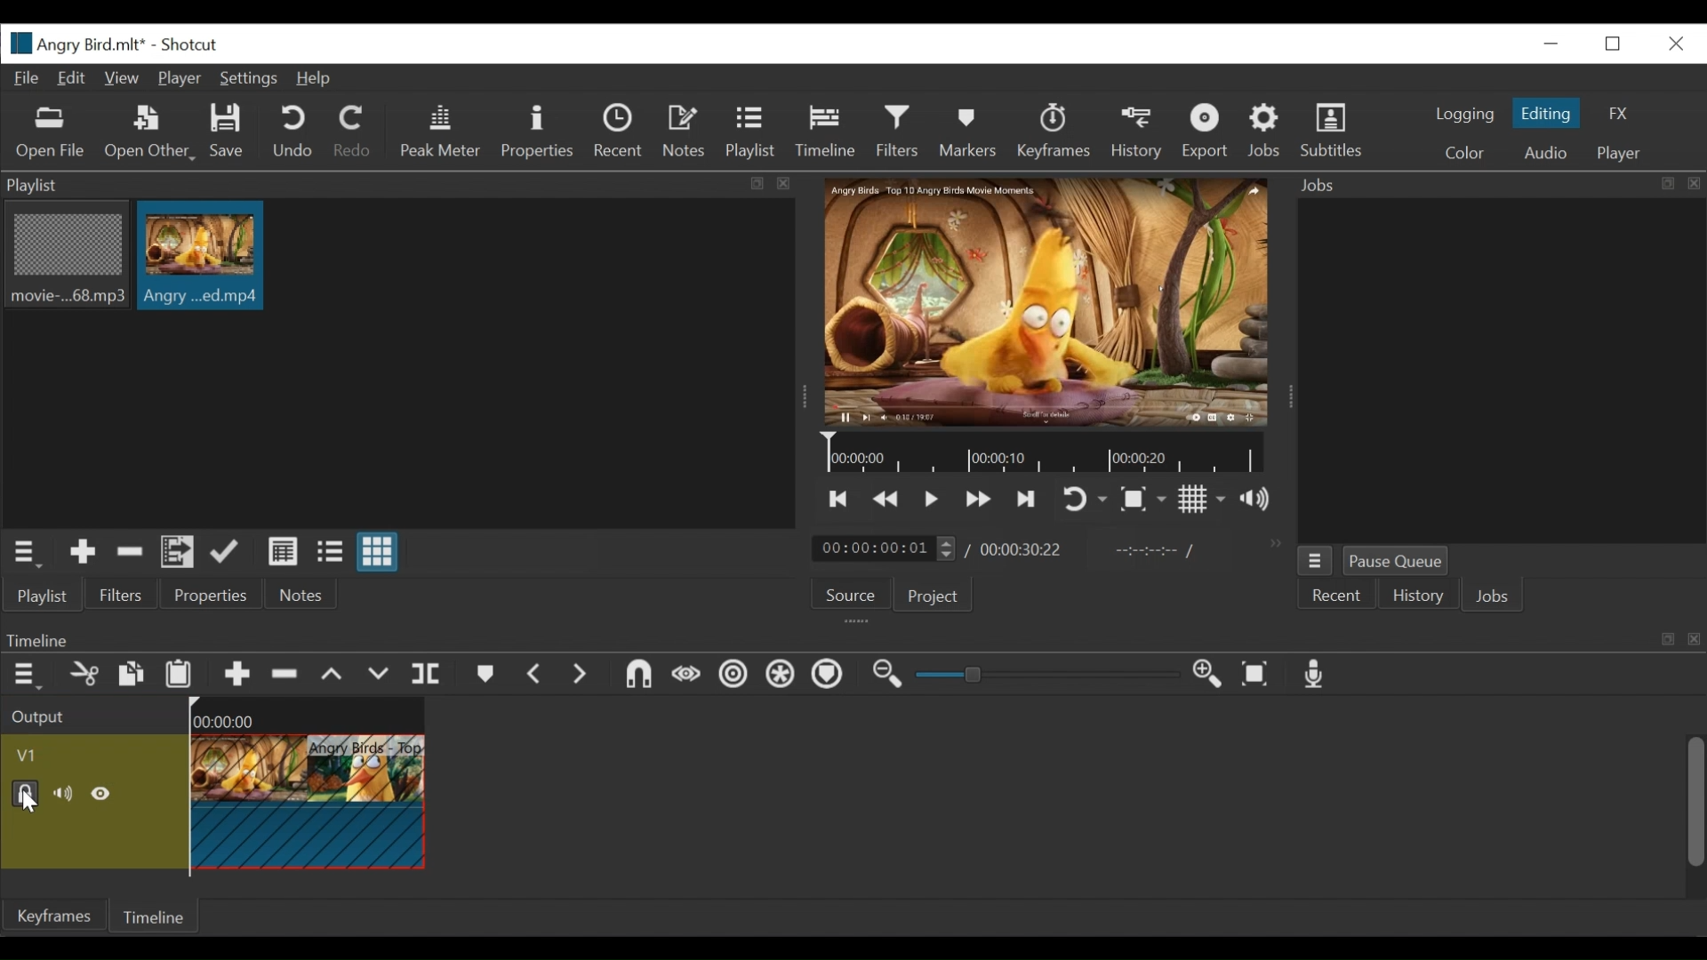 The width and height of the screenshot is (1707, 960). What do you see at coordinates (26, 795) in the screenshot?
I see `(un)lock track` at bounding box center [26, 795].